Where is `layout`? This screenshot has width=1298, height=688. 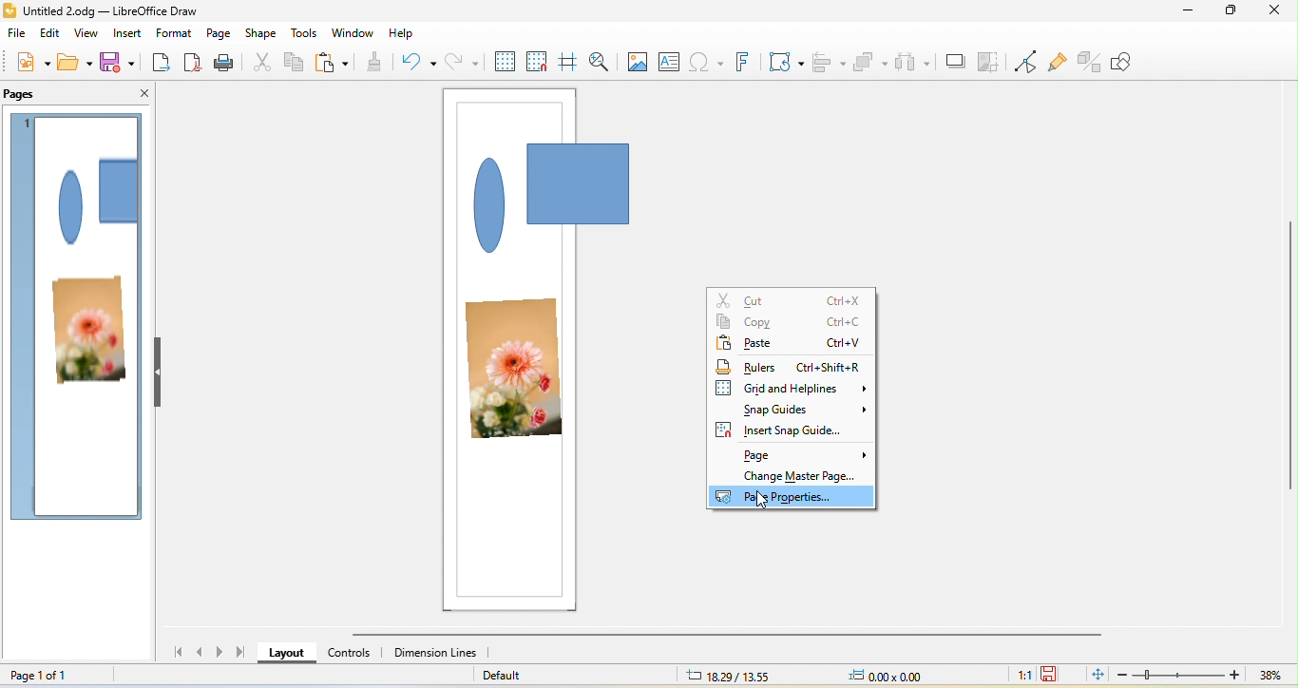 layout is located at coordinates (284, 654).